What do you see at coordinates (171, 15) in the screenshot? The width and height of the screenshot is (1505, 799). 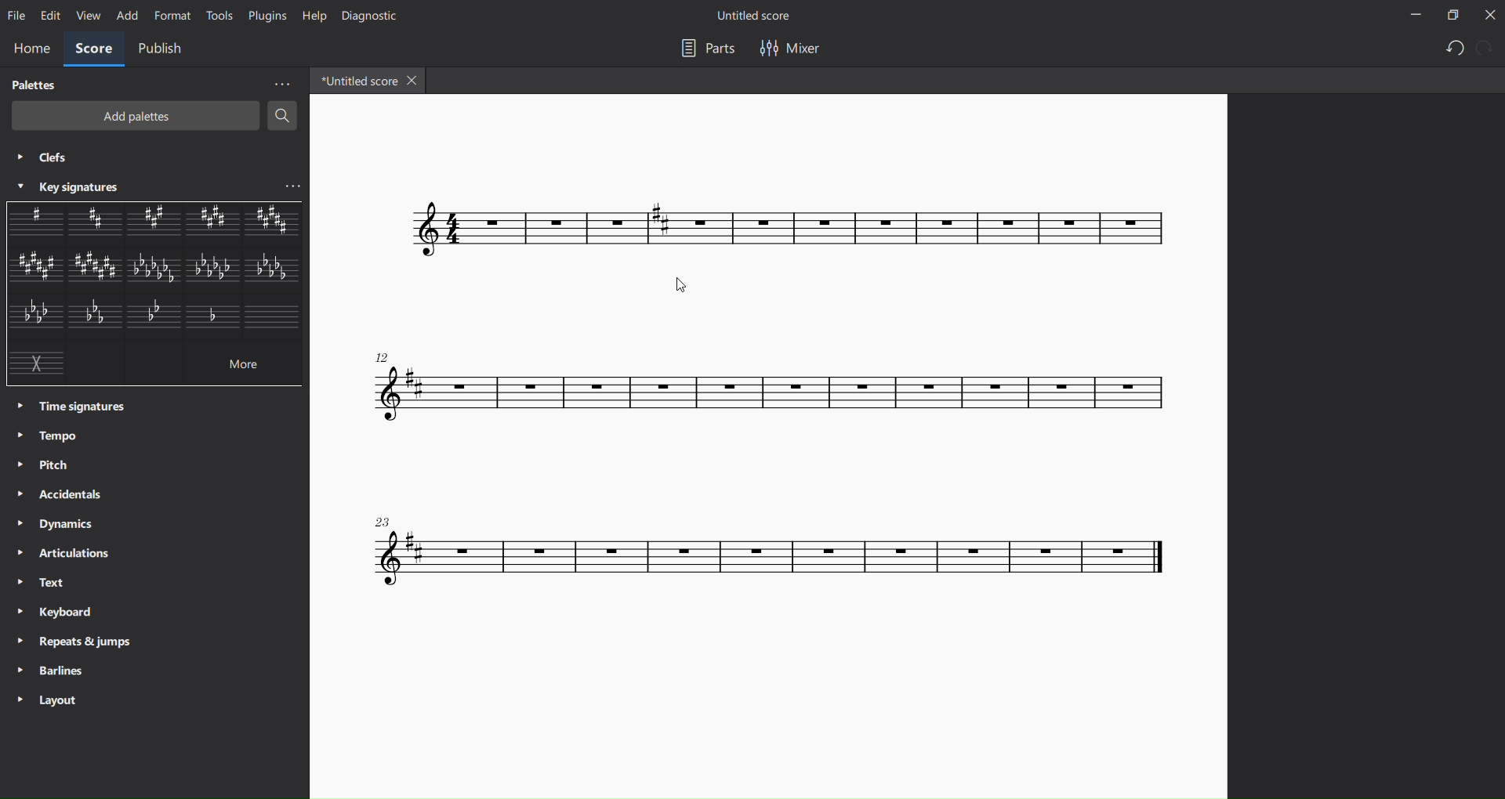 I see `format` at bounding box center [171, 15].